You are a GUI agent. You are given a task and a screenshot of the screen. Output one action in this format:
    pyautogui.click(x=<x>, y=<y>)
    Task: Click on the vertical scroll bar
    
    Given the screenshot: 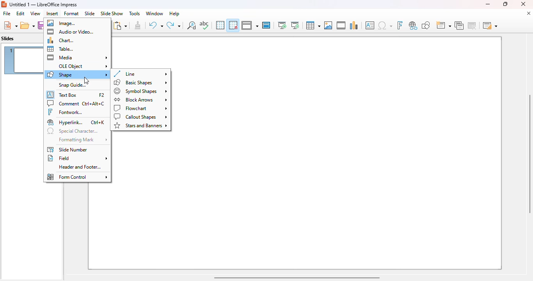 What is the action you would take?
    pyautogui.click(x=528, y=154)
    